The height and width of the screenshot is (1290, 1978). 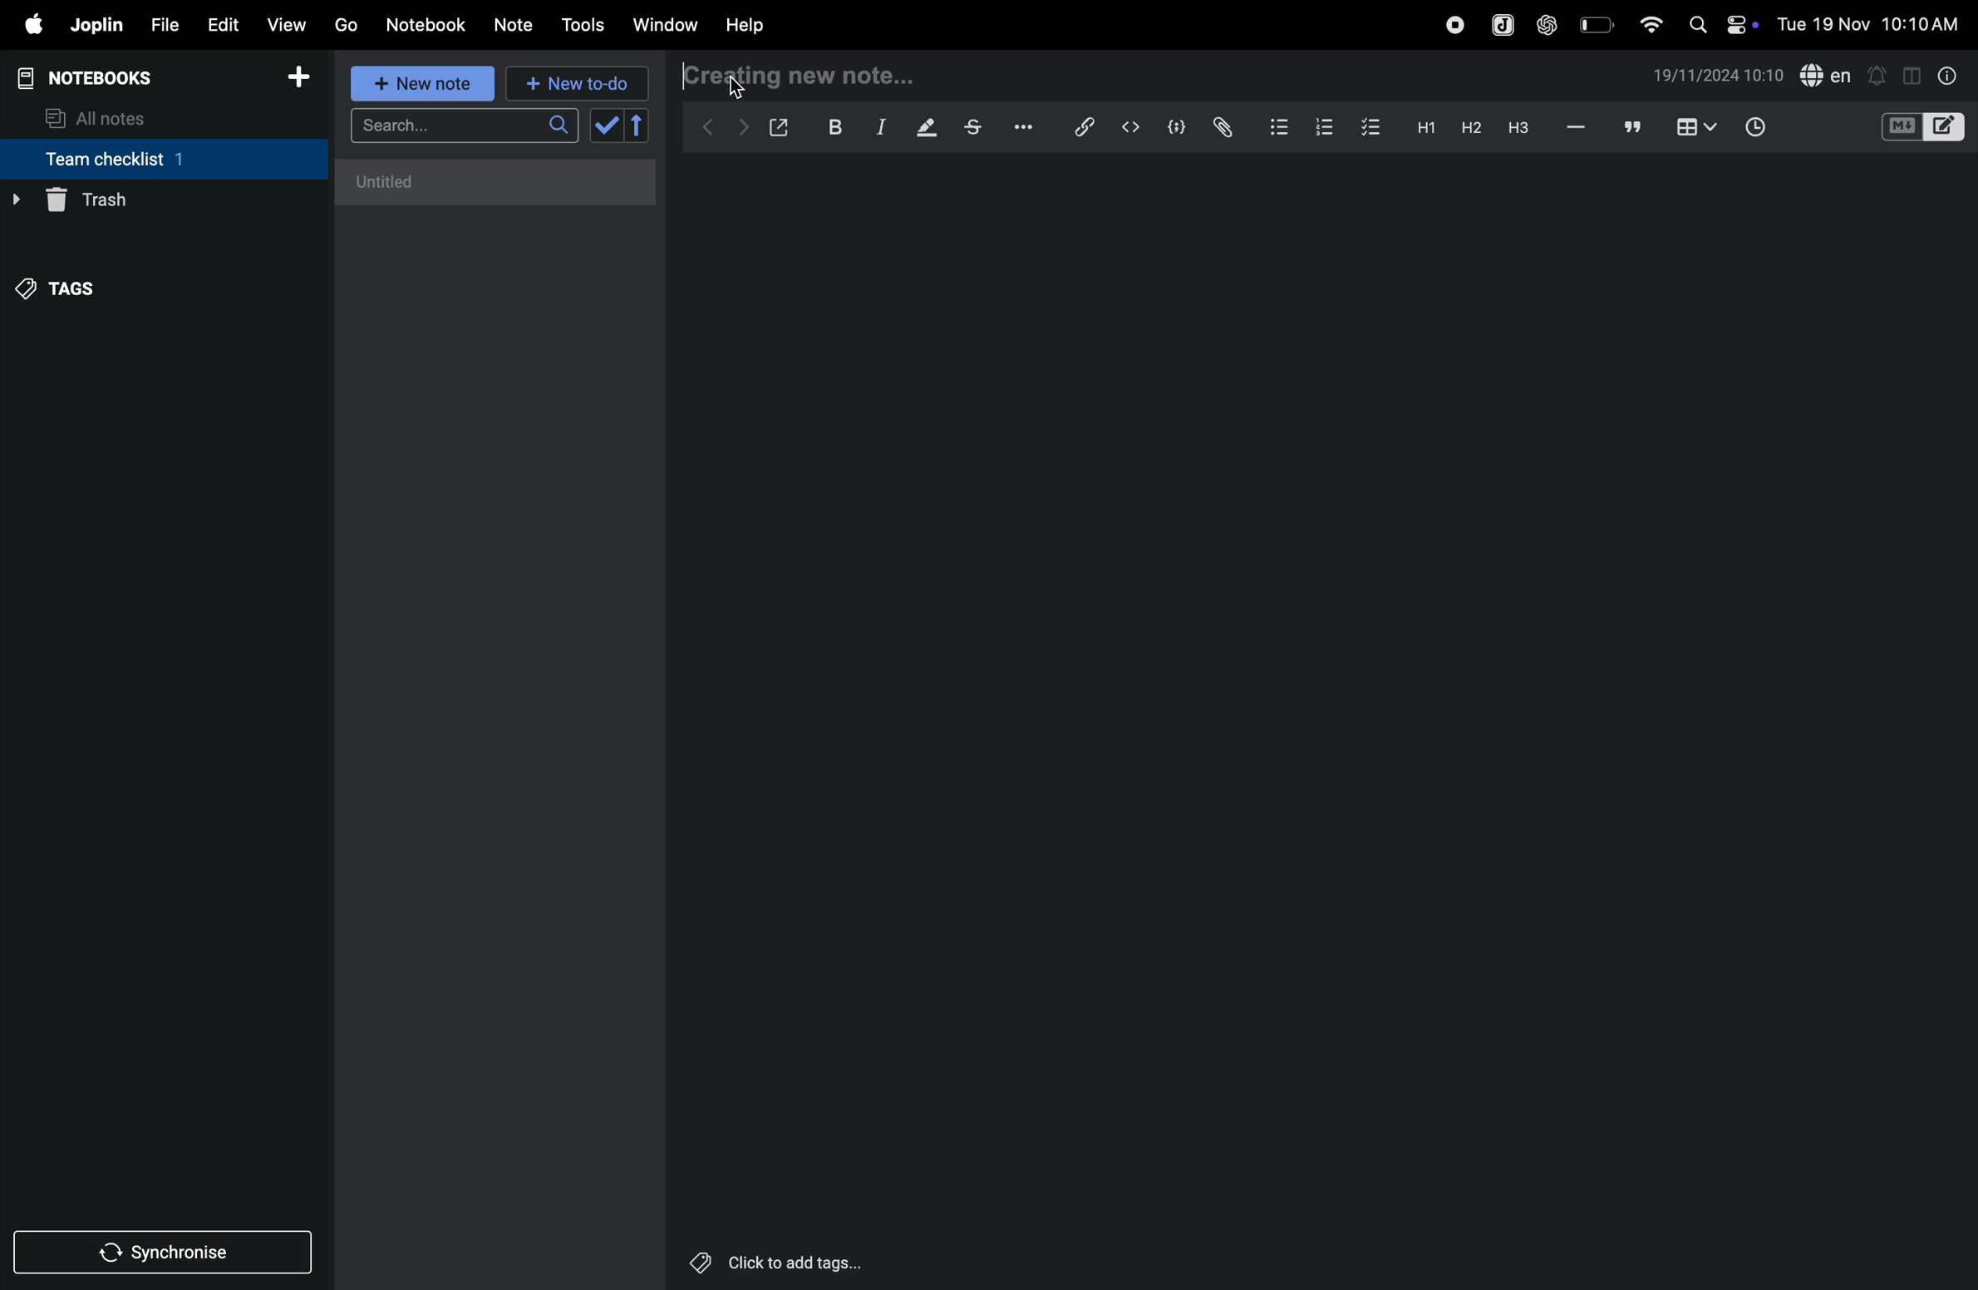 What do you see at coordinates (1518, 127) in the screenshot?
I see `heading 3` at bounding box center [1518, 127].